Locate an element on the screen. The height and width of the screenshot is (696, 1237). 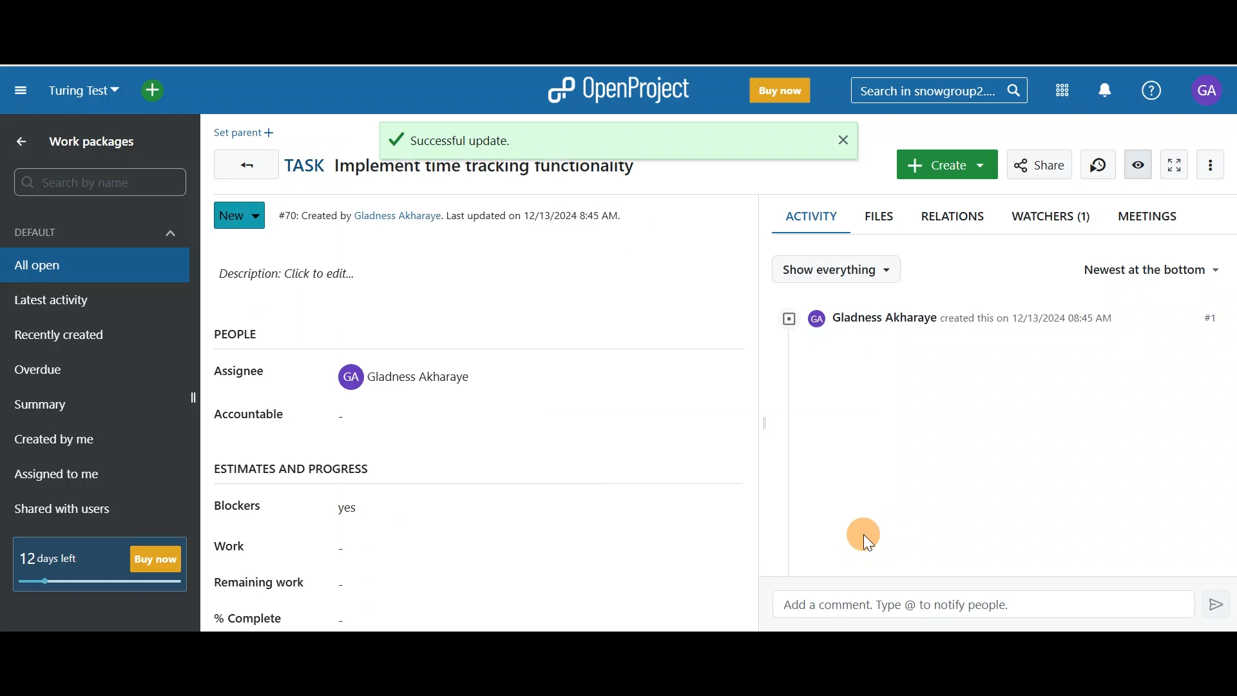
Cursor is located at coordinates (876, 530).